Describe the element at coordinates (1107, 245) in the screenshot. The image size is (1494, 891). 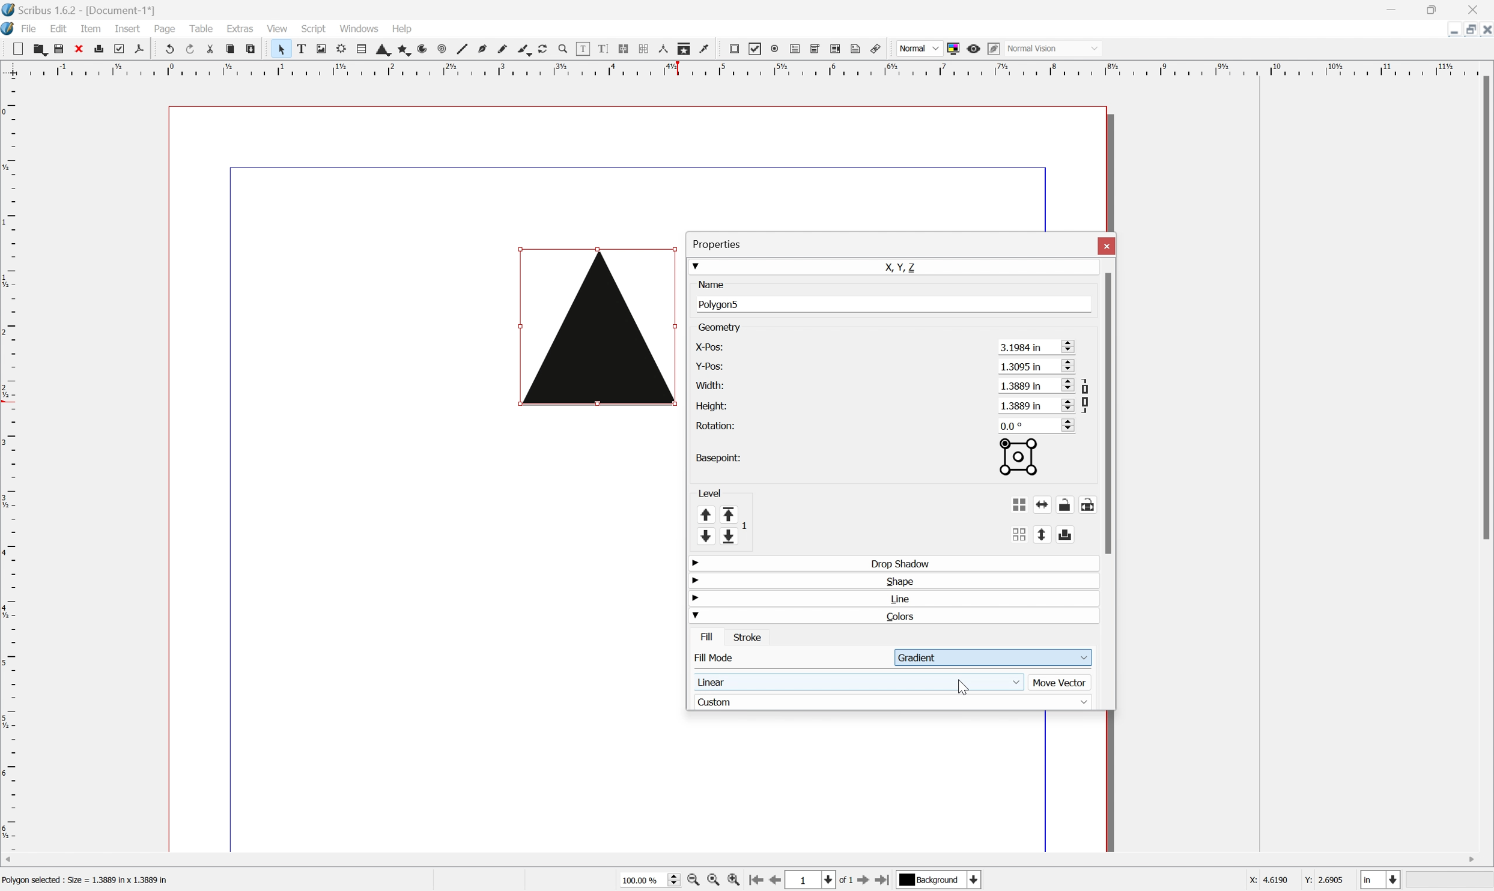
I see `Close` at that location.